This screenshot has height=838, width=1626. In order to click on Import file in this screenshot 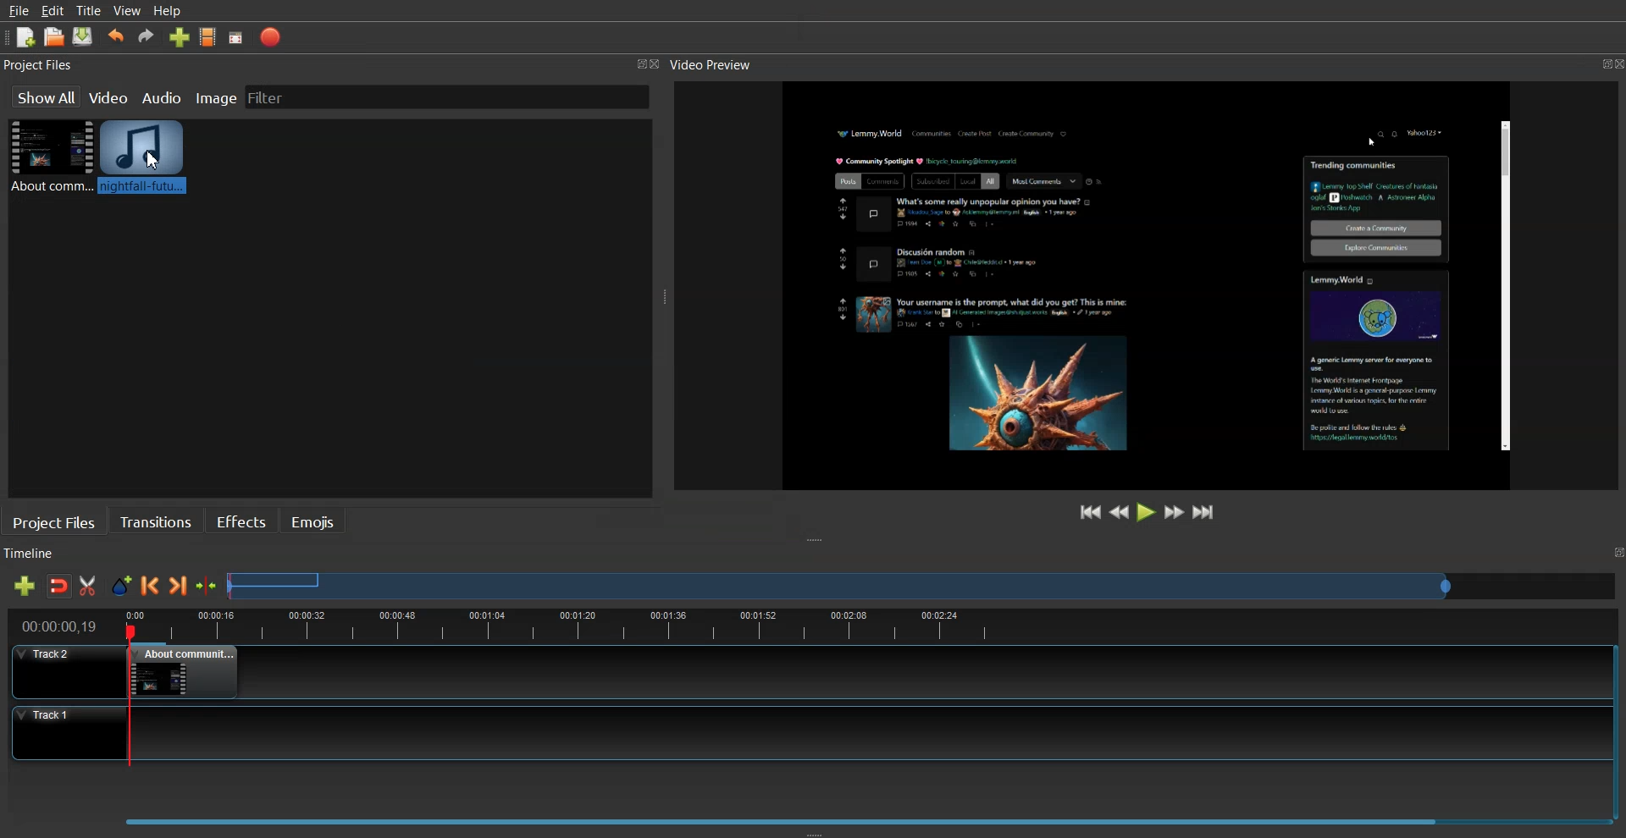, I will do `click(180, 36)`.